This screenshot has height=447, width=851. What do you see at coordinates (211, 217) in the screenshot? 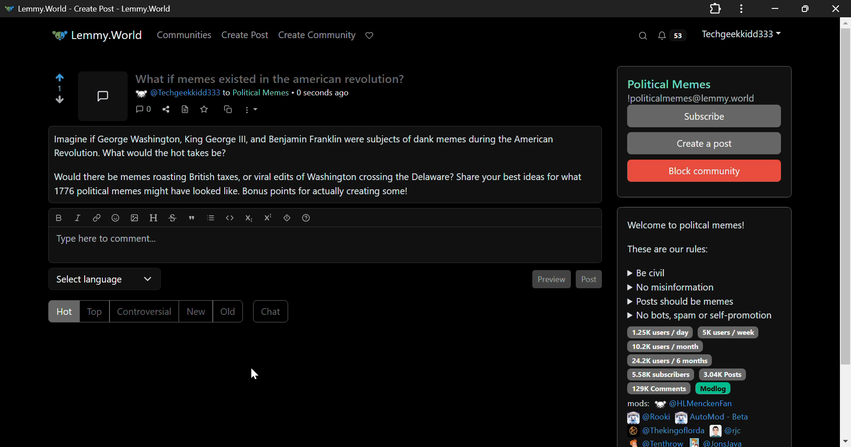
I see `List` at bounding box center [211, 217].